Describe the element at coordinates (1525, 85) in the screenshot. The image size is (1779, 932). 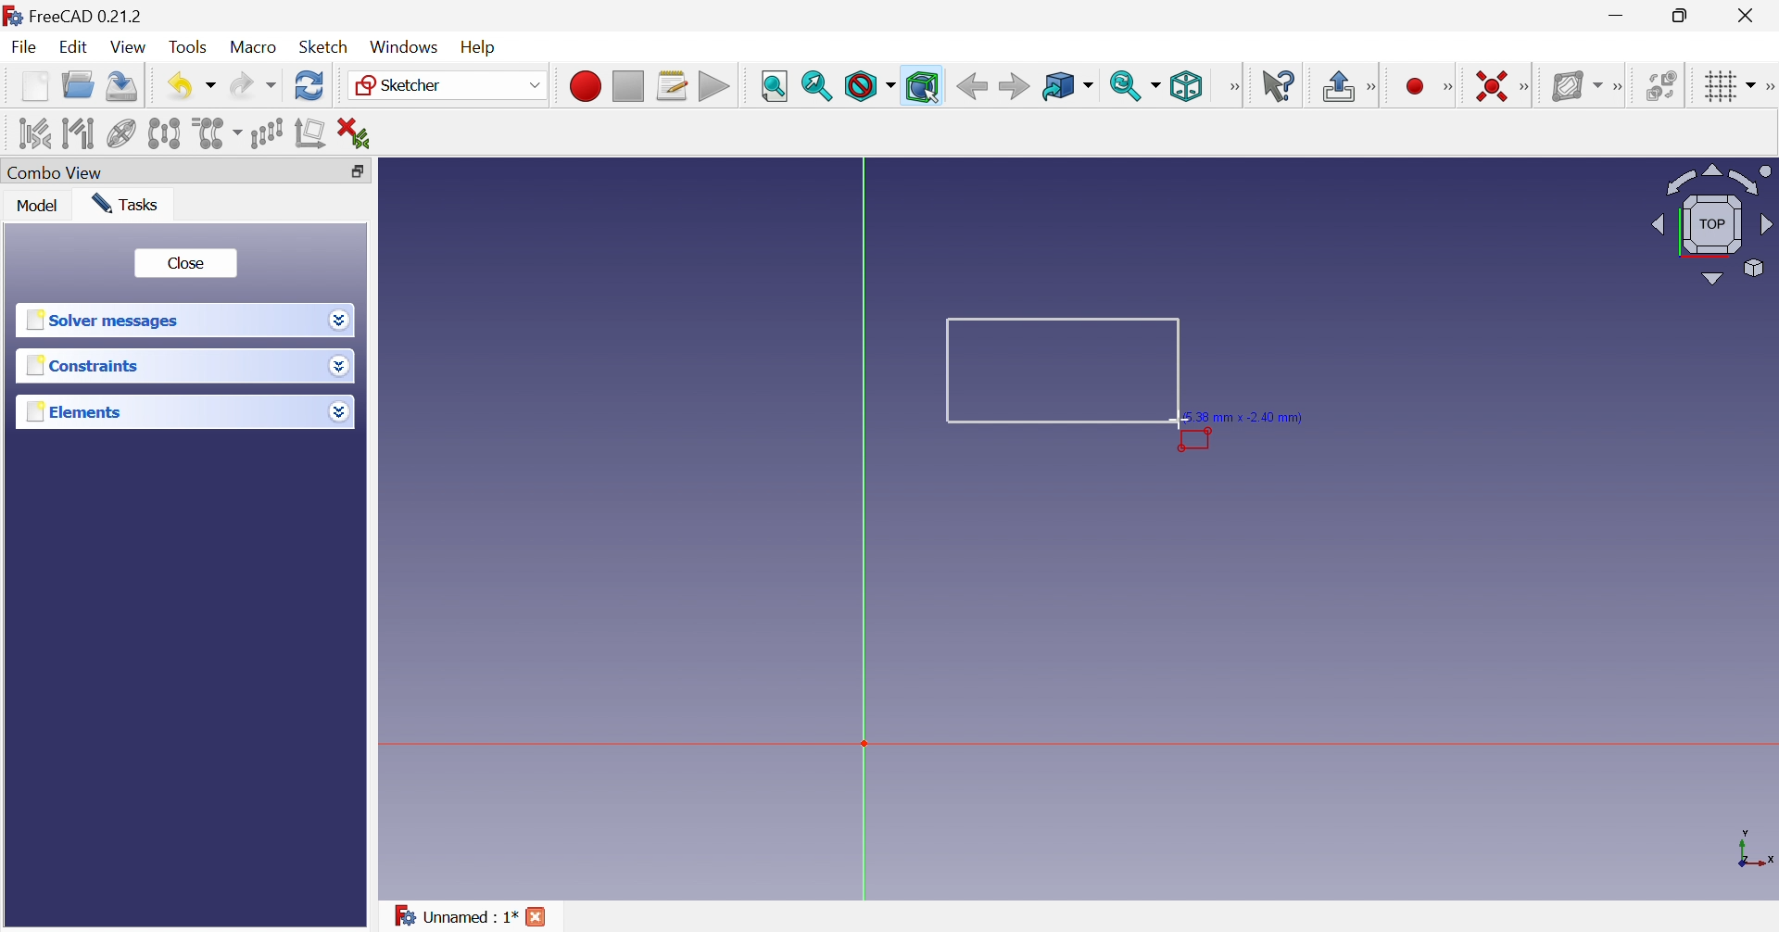
I see `Sketcher constraints` at that location.